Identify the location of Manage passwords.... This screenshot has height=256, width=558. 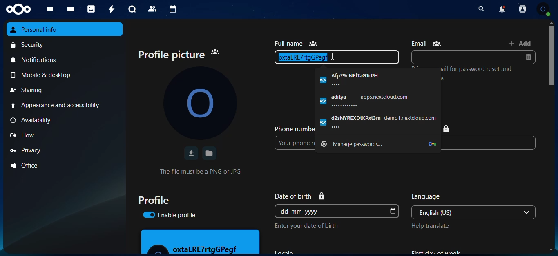
(378, 144).